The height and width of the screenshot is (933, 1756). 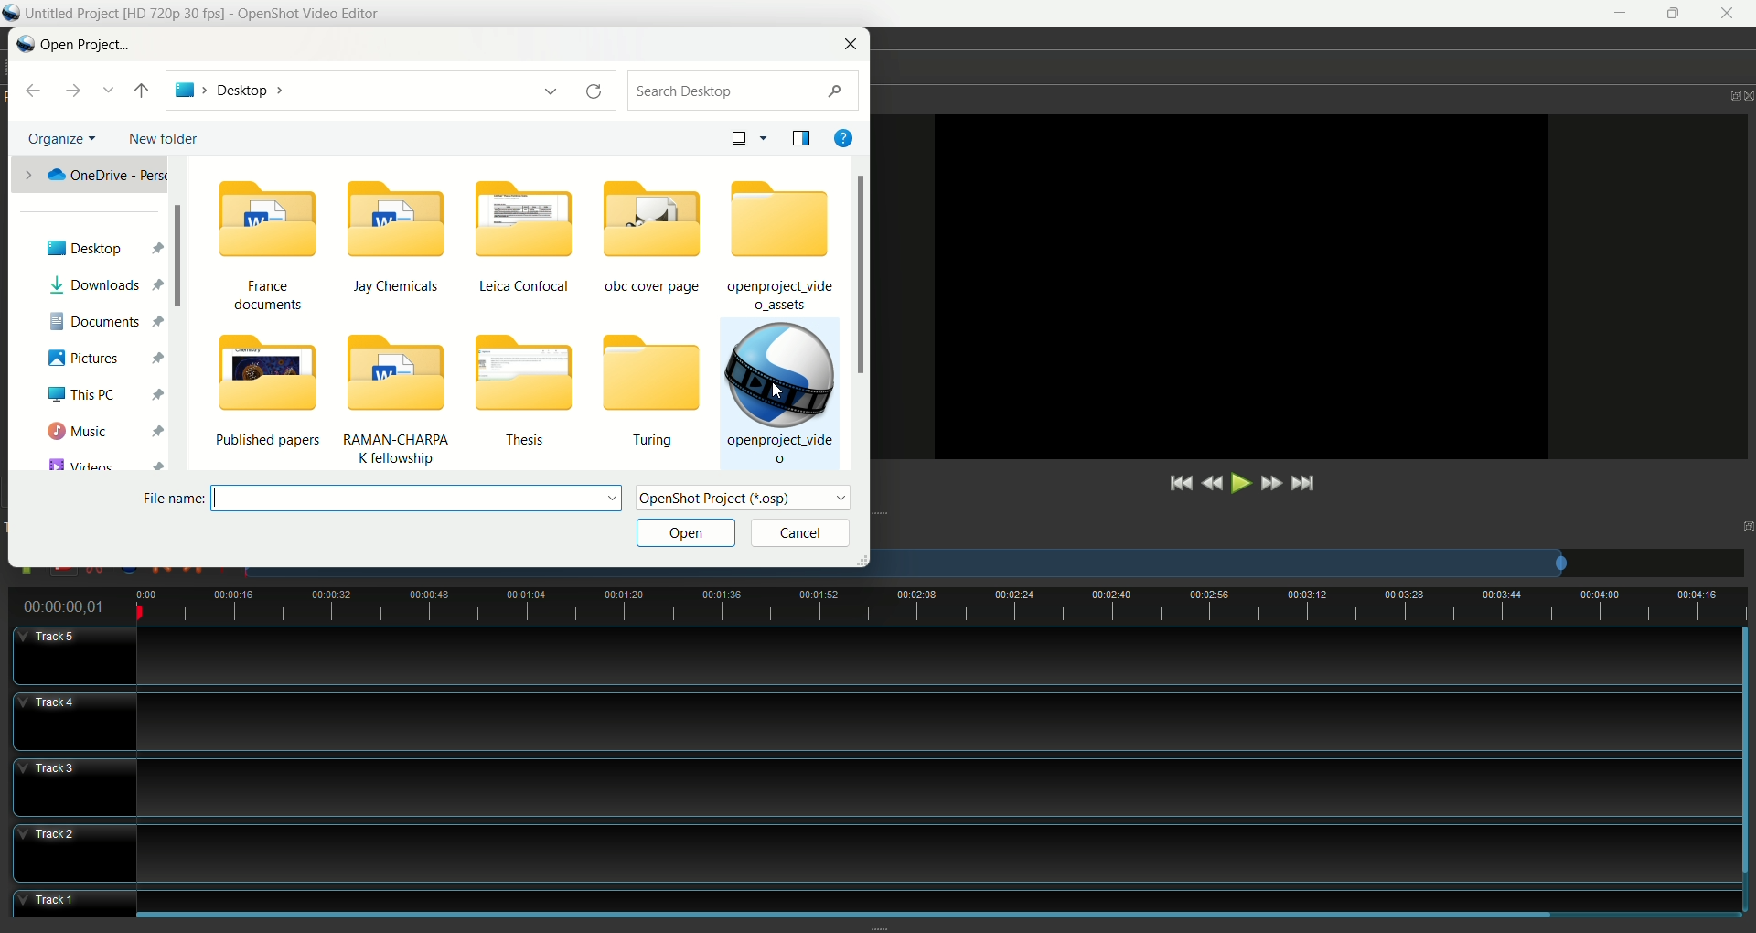 I want to click on RAMAN-CHARPA
K fellowship, so click(x=408, y=403).